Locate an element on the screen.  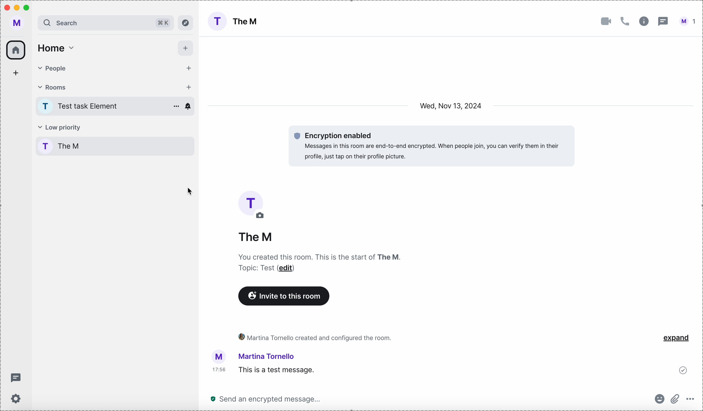
maximize is located at coordinates (27, 7).